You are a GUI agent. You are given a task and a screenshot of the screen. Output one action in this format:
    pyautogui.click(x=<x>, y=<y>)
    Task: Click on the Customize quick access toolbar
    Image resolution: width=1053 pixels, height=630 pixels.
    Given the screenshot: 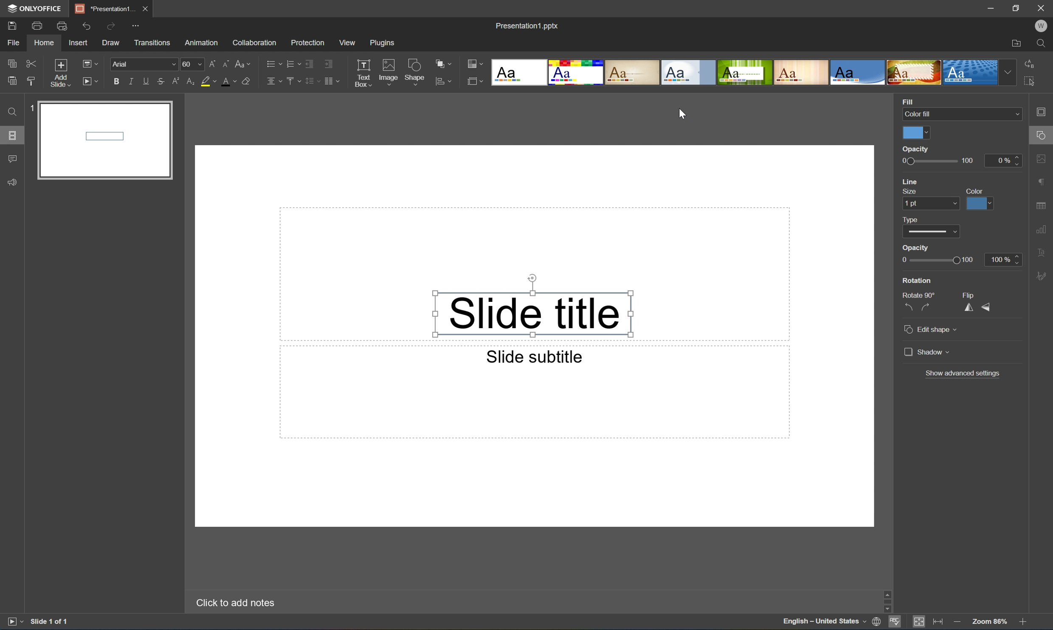 What is the action you would take?
    pyautogui.click(x=134, y=25)
    